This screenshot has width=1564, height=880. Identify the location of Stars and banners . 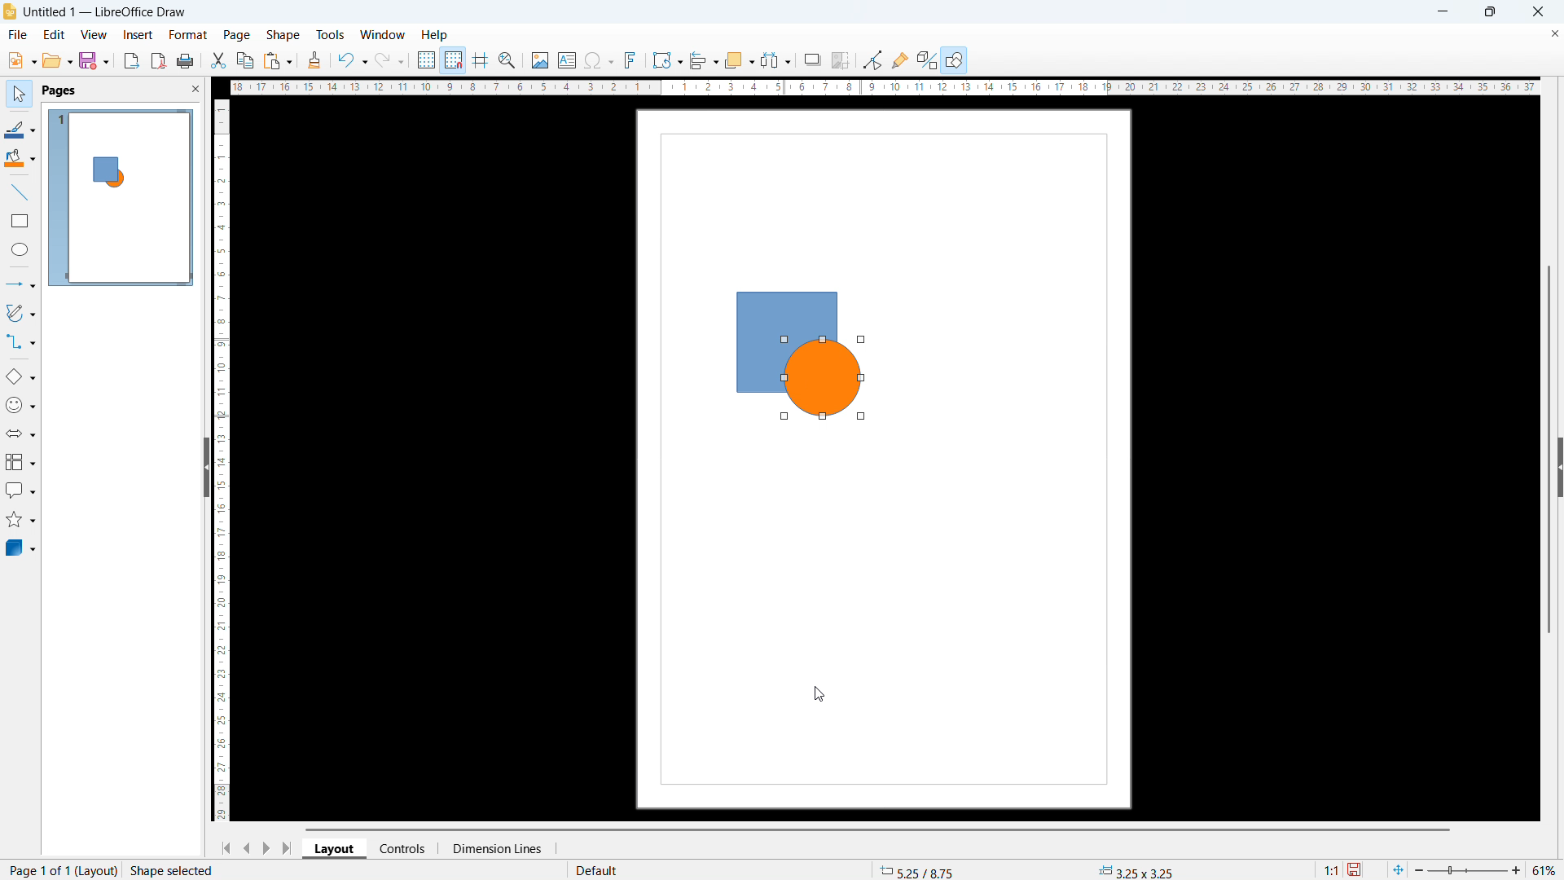
(20, 521).